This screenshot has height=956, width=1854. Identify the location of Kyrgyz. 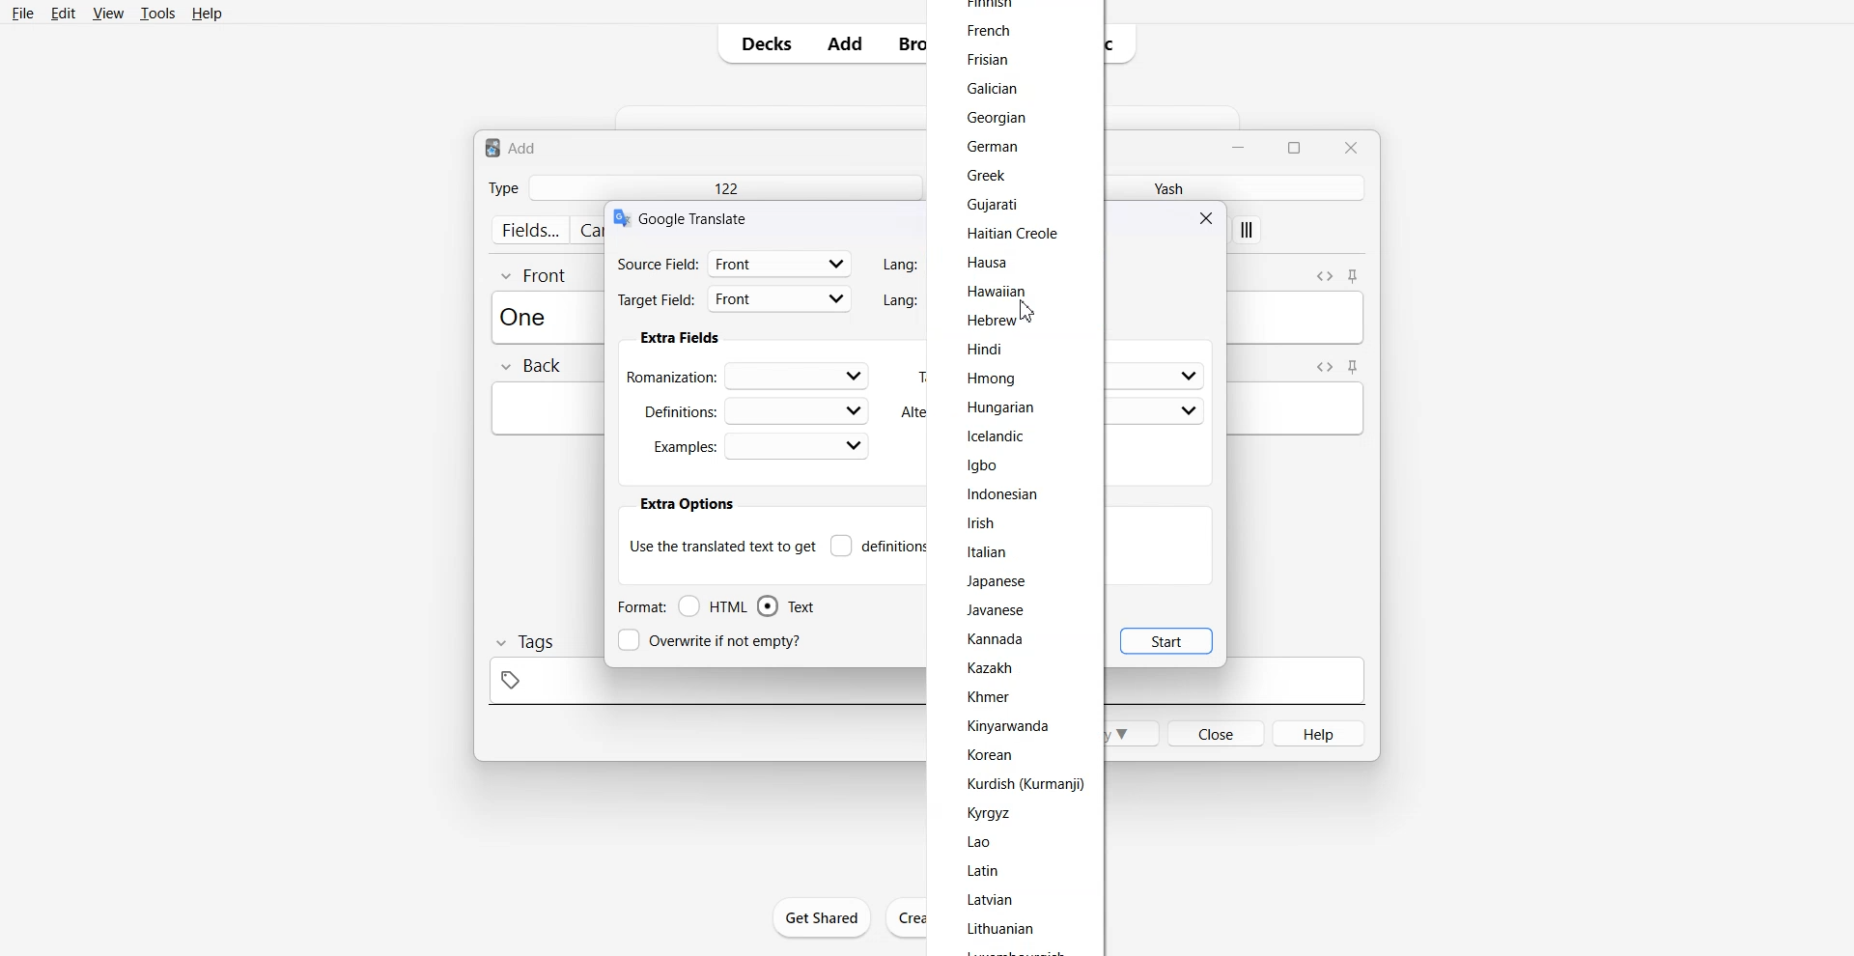
(989, 813).